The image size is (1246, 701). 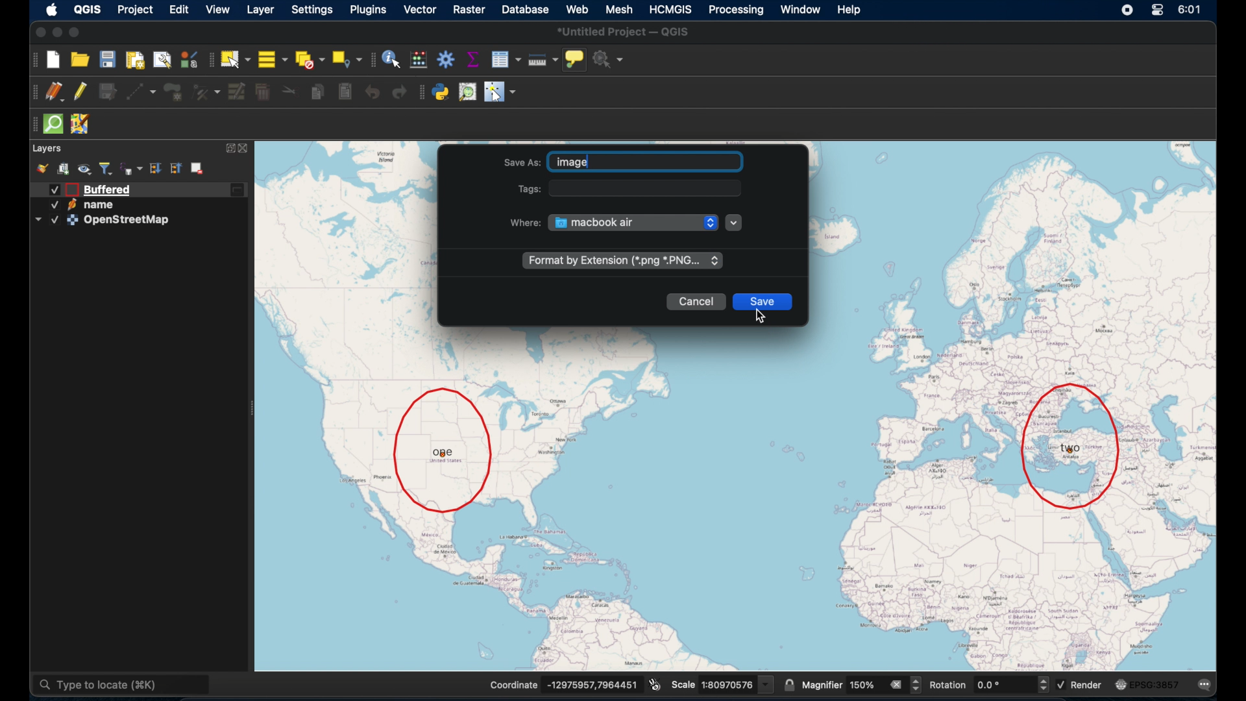 I want to click on plugins toolbar, so click(x=420, y=93).